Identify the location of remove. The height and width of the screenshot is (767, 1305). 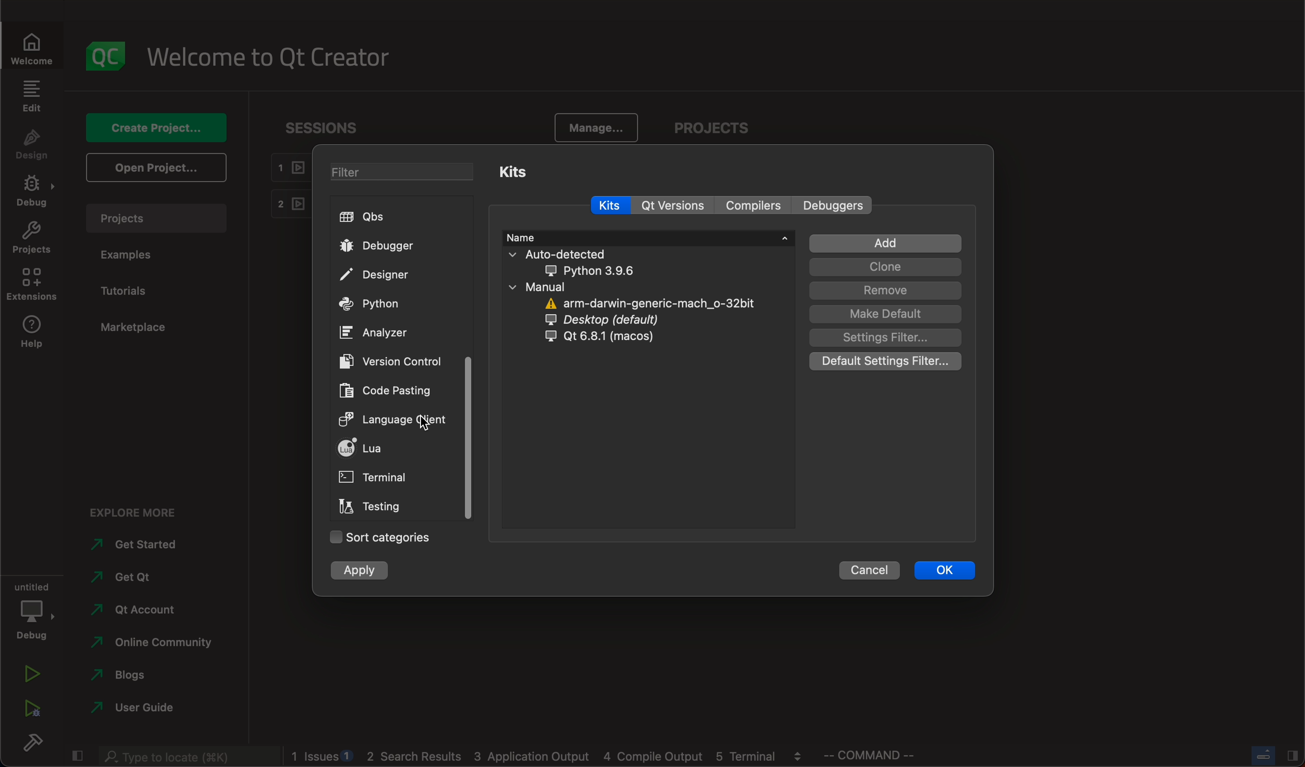
(884, 290).